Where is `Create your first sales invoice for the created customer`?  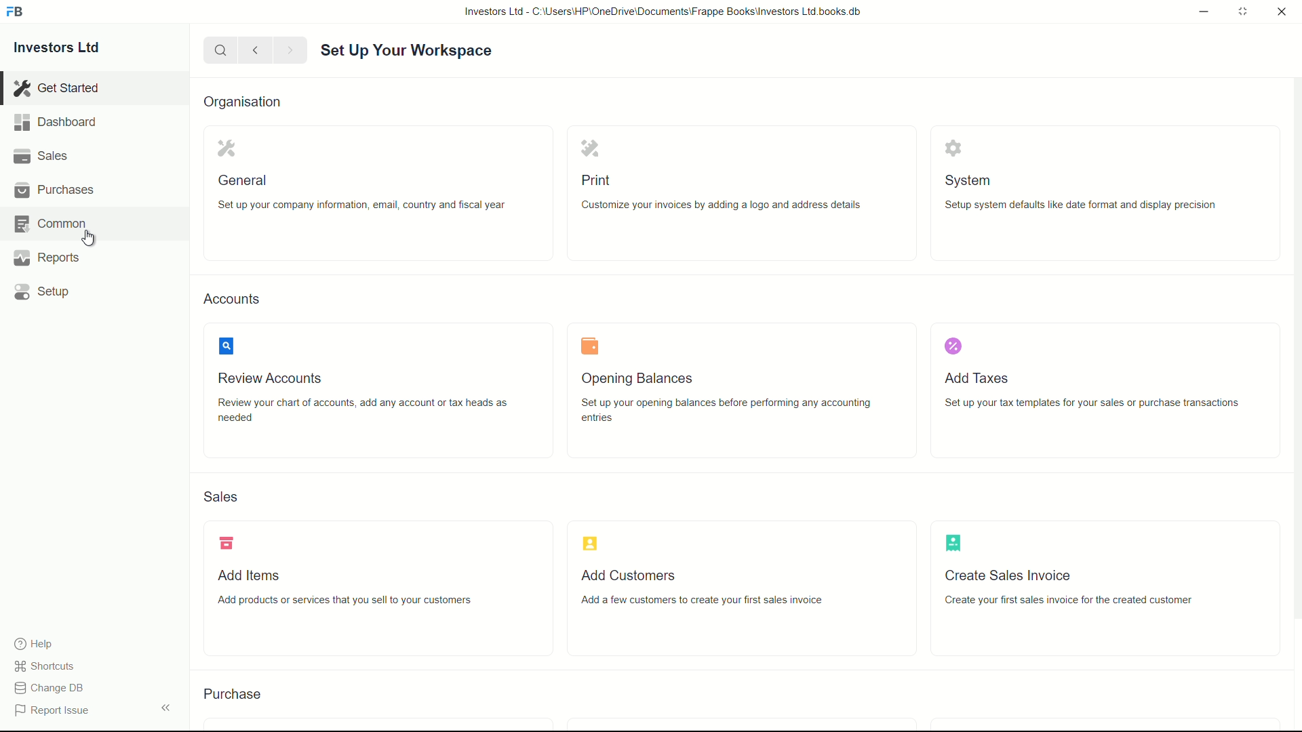 Create your first sales invoice for the created customer is located at coordinates (1090, 601).